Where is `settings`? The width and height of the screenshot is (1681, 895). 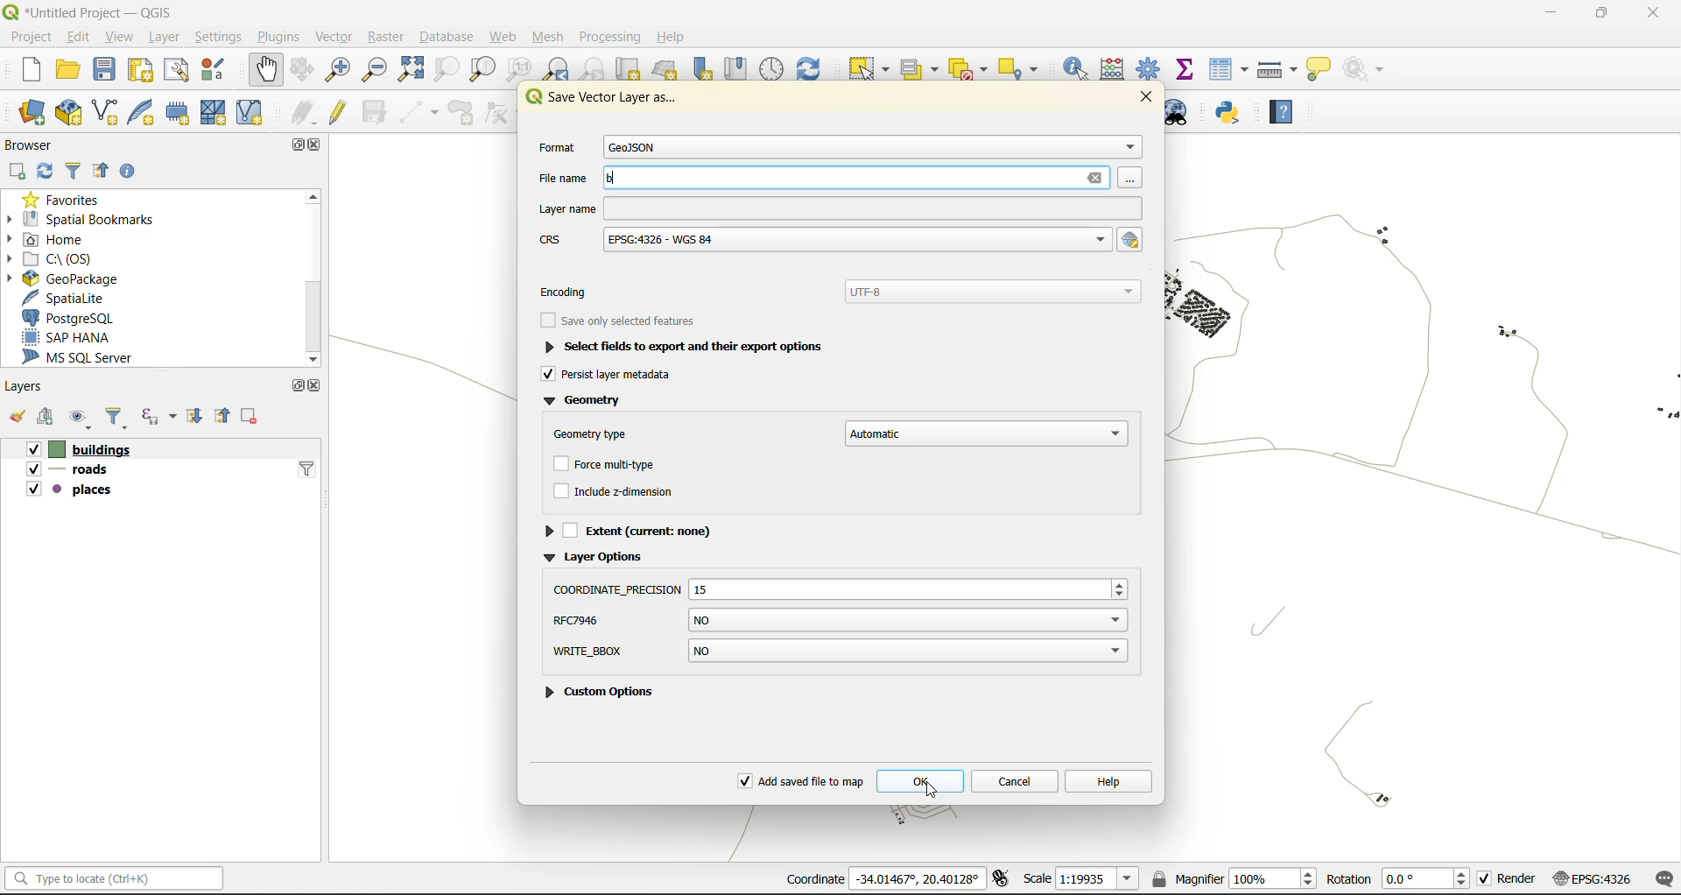 settings is located at coordinates (221, 36).